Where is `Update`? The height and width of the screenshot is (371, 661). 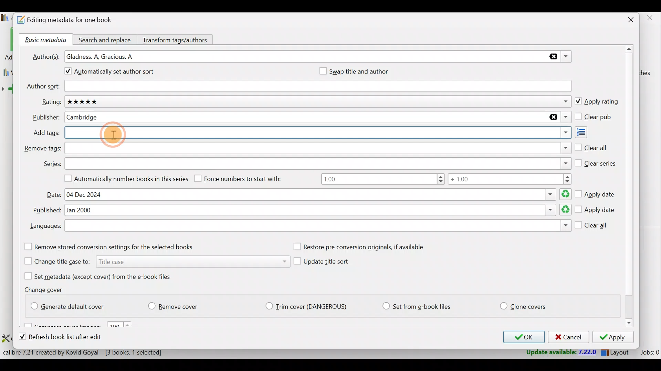
Update is located at coordinates (560, 352).